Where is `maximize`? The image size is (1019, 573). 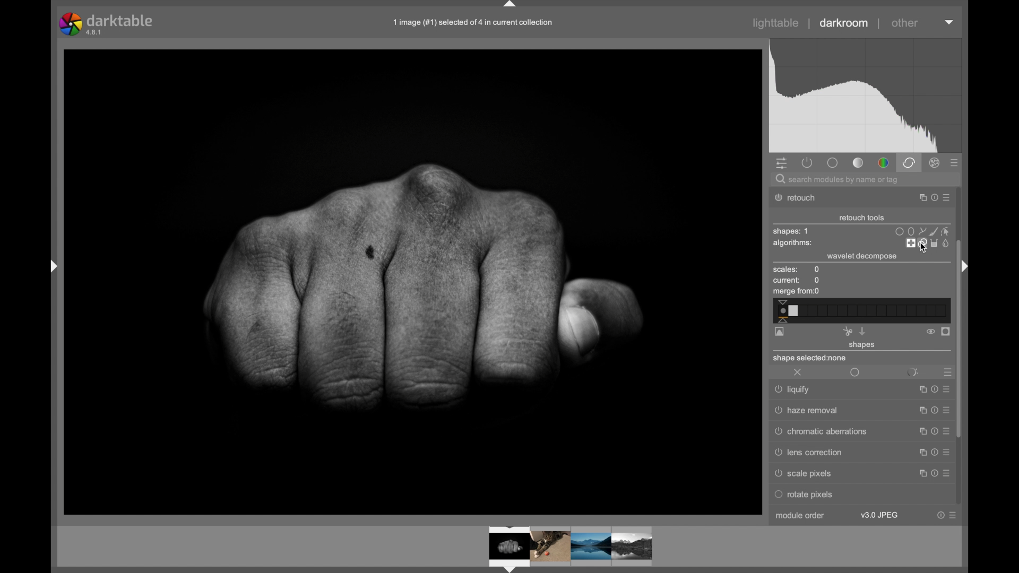 maximize is located at coordinates (920, 473).